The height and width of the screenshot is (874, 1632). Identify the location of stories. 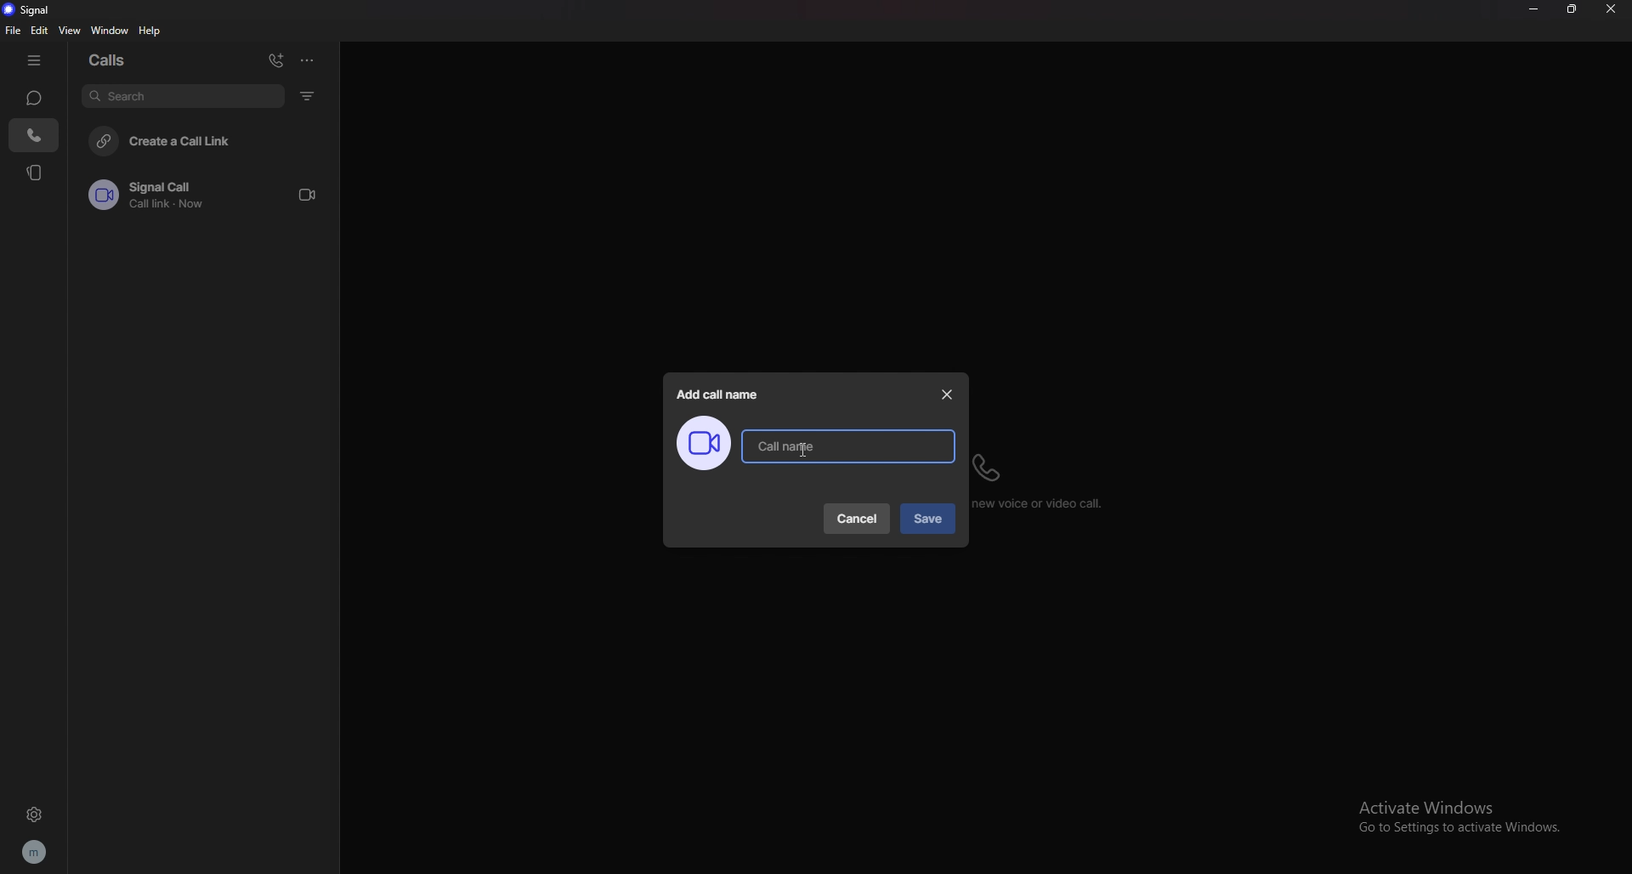
(36, 172).